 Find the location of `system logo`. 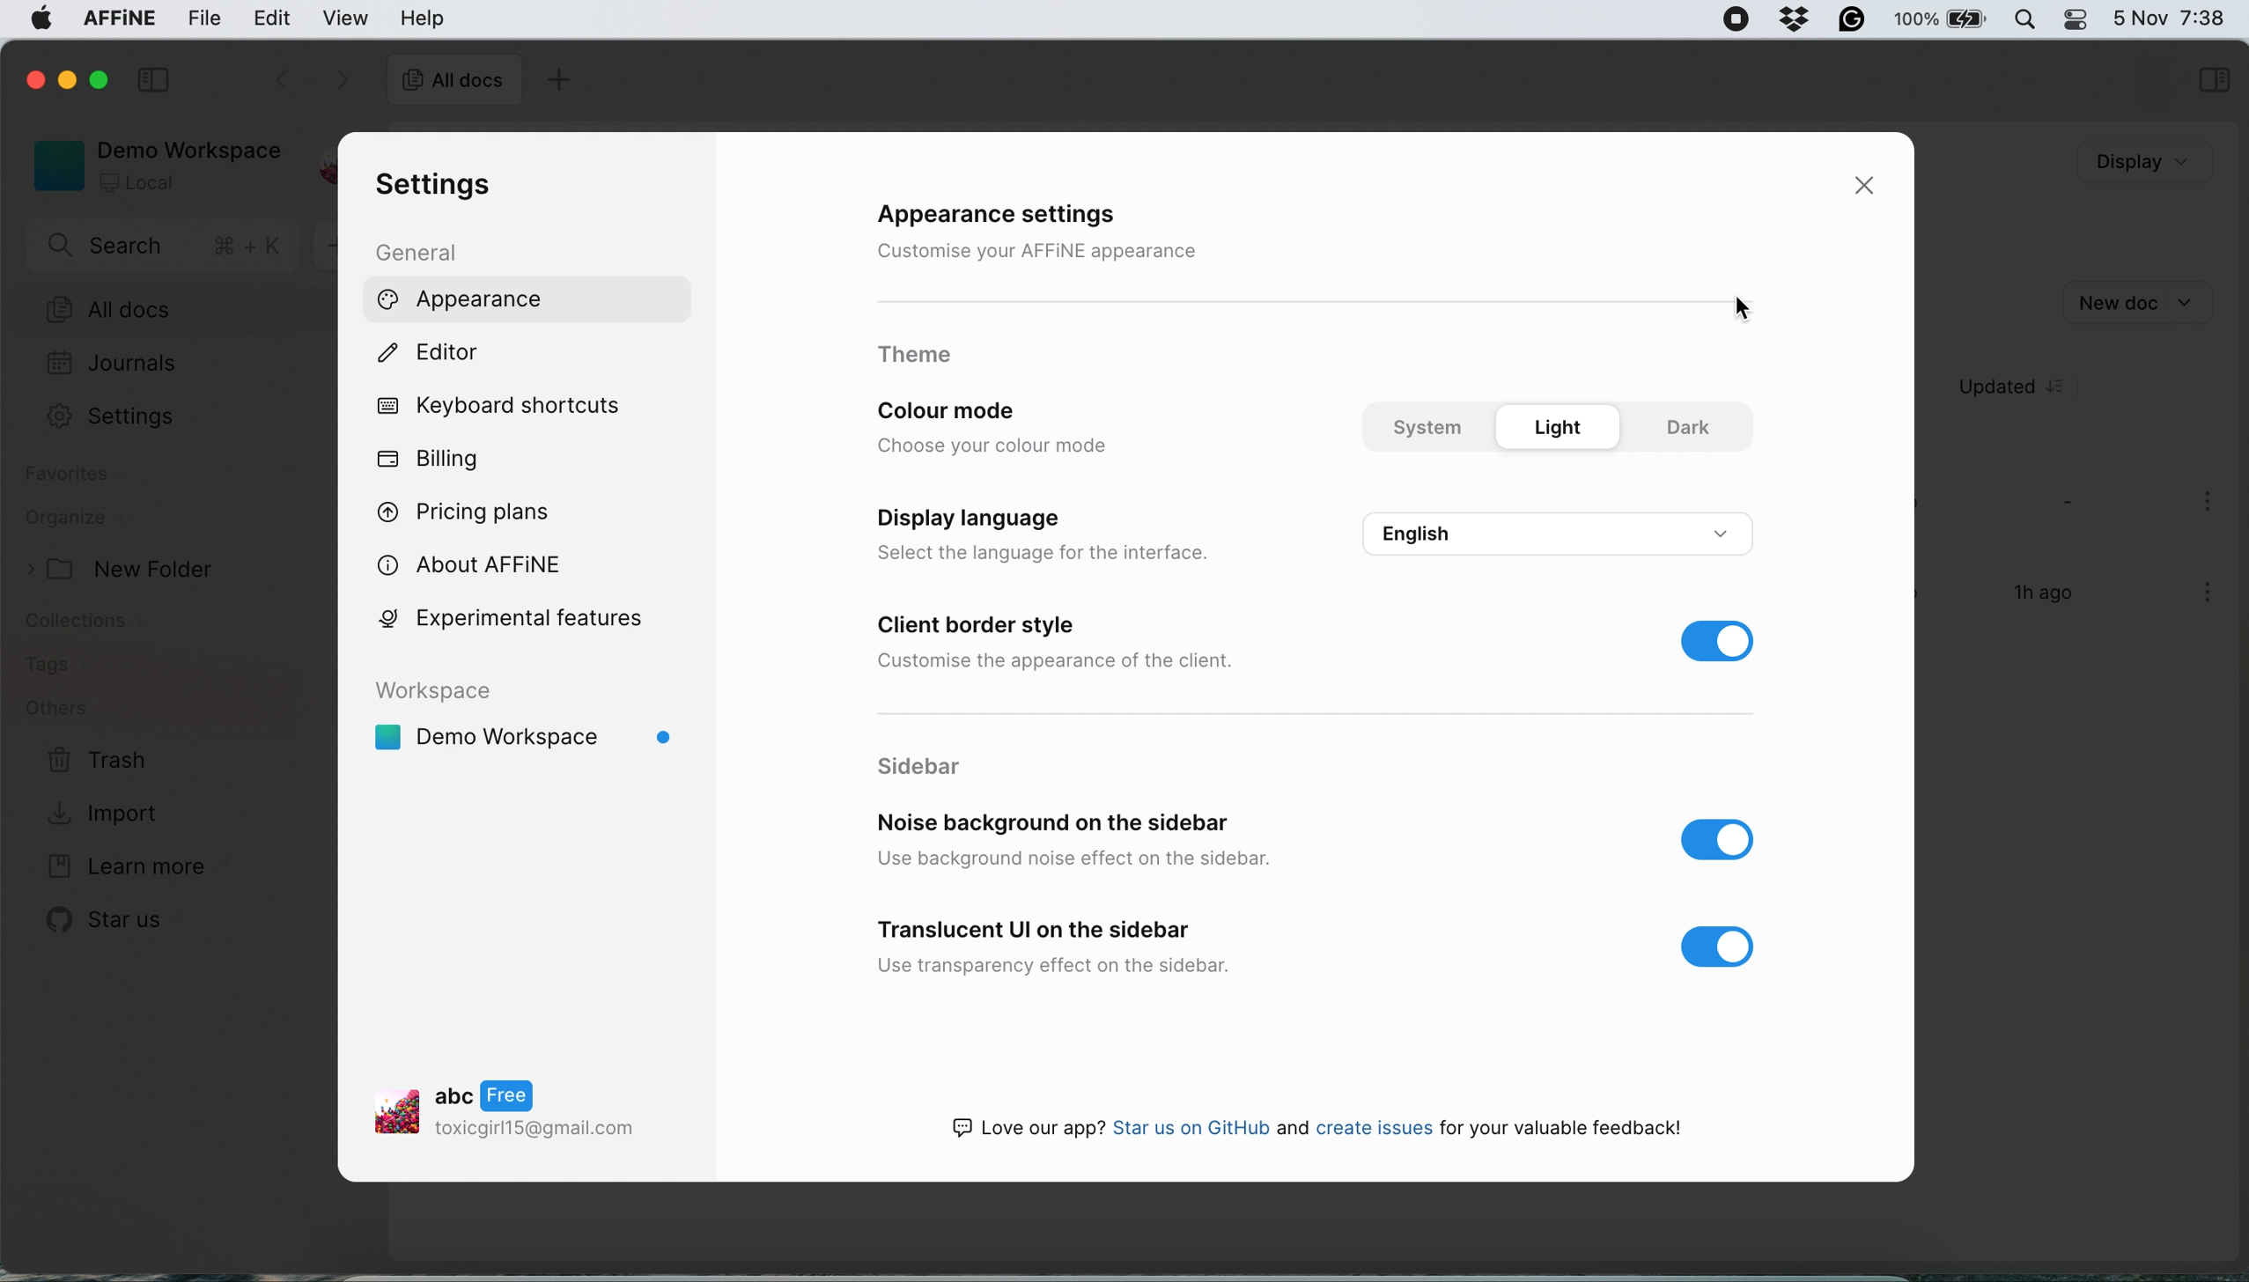

system logo is located at coordinates (40, 24).